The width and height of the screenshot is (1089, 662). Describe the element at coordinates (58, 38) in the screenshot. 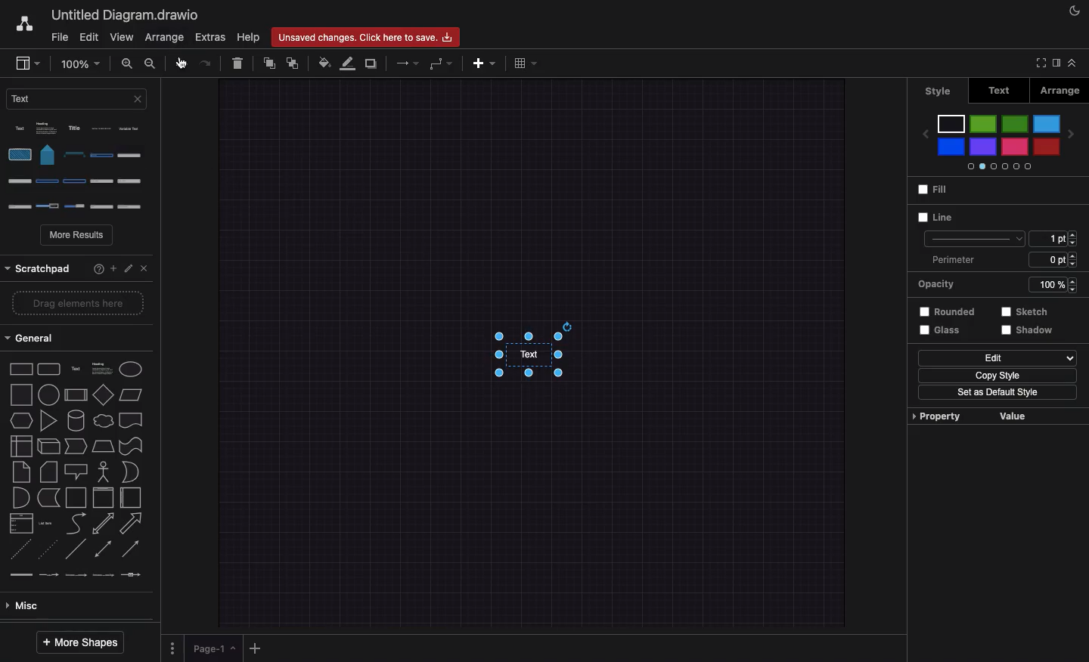

I see `File` at that location.